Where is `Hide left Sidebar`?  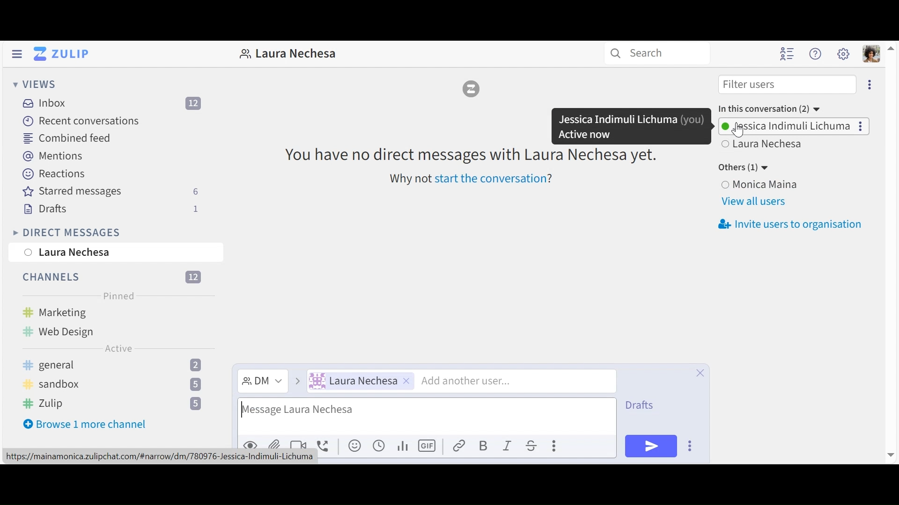
Hide left Sidebar is located at coordinates (18, 54).